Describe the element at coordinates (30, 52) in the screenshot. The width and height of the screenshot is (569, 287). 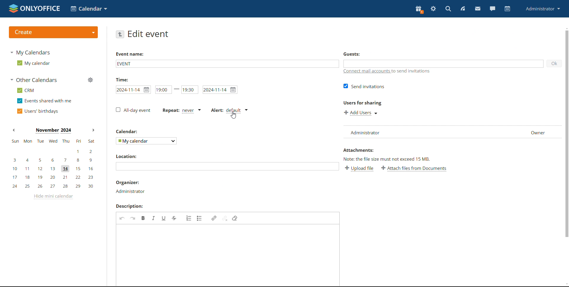
I see `my calendars` at that location.